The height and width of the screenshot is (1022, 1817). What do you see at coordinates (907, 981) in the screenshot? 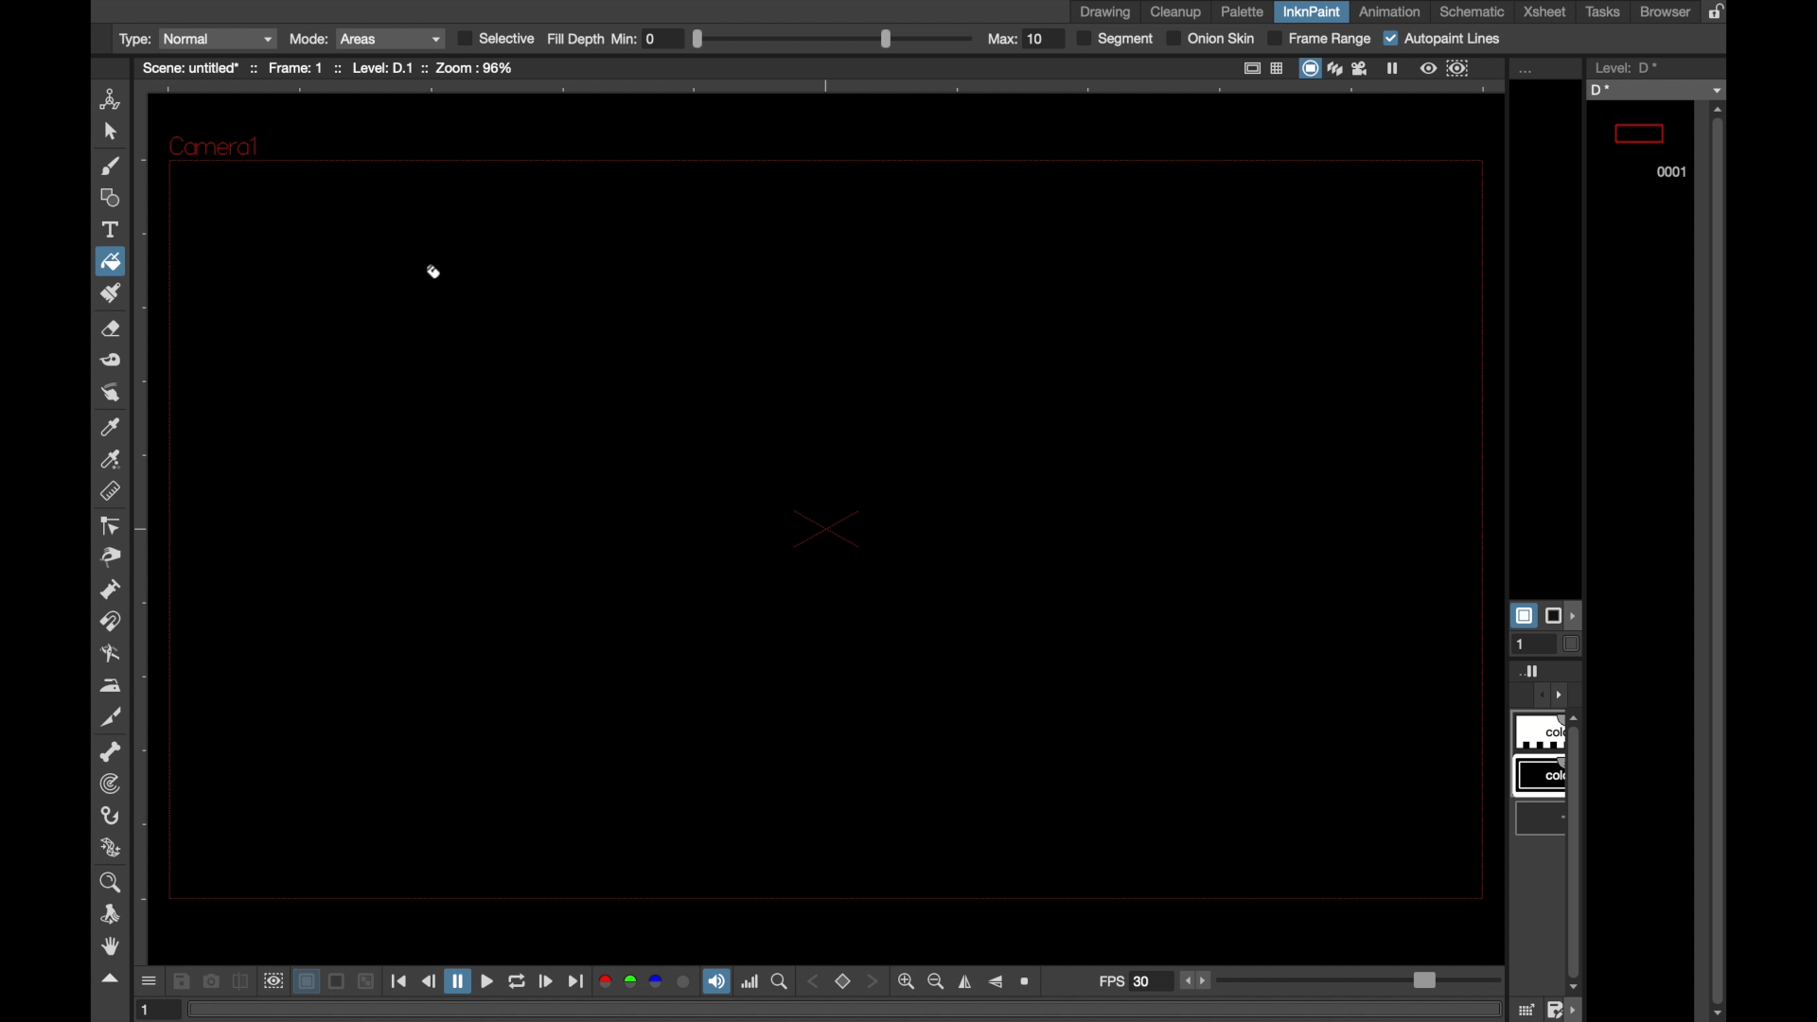
I see `zoom in` at bounding box center [907, 981].